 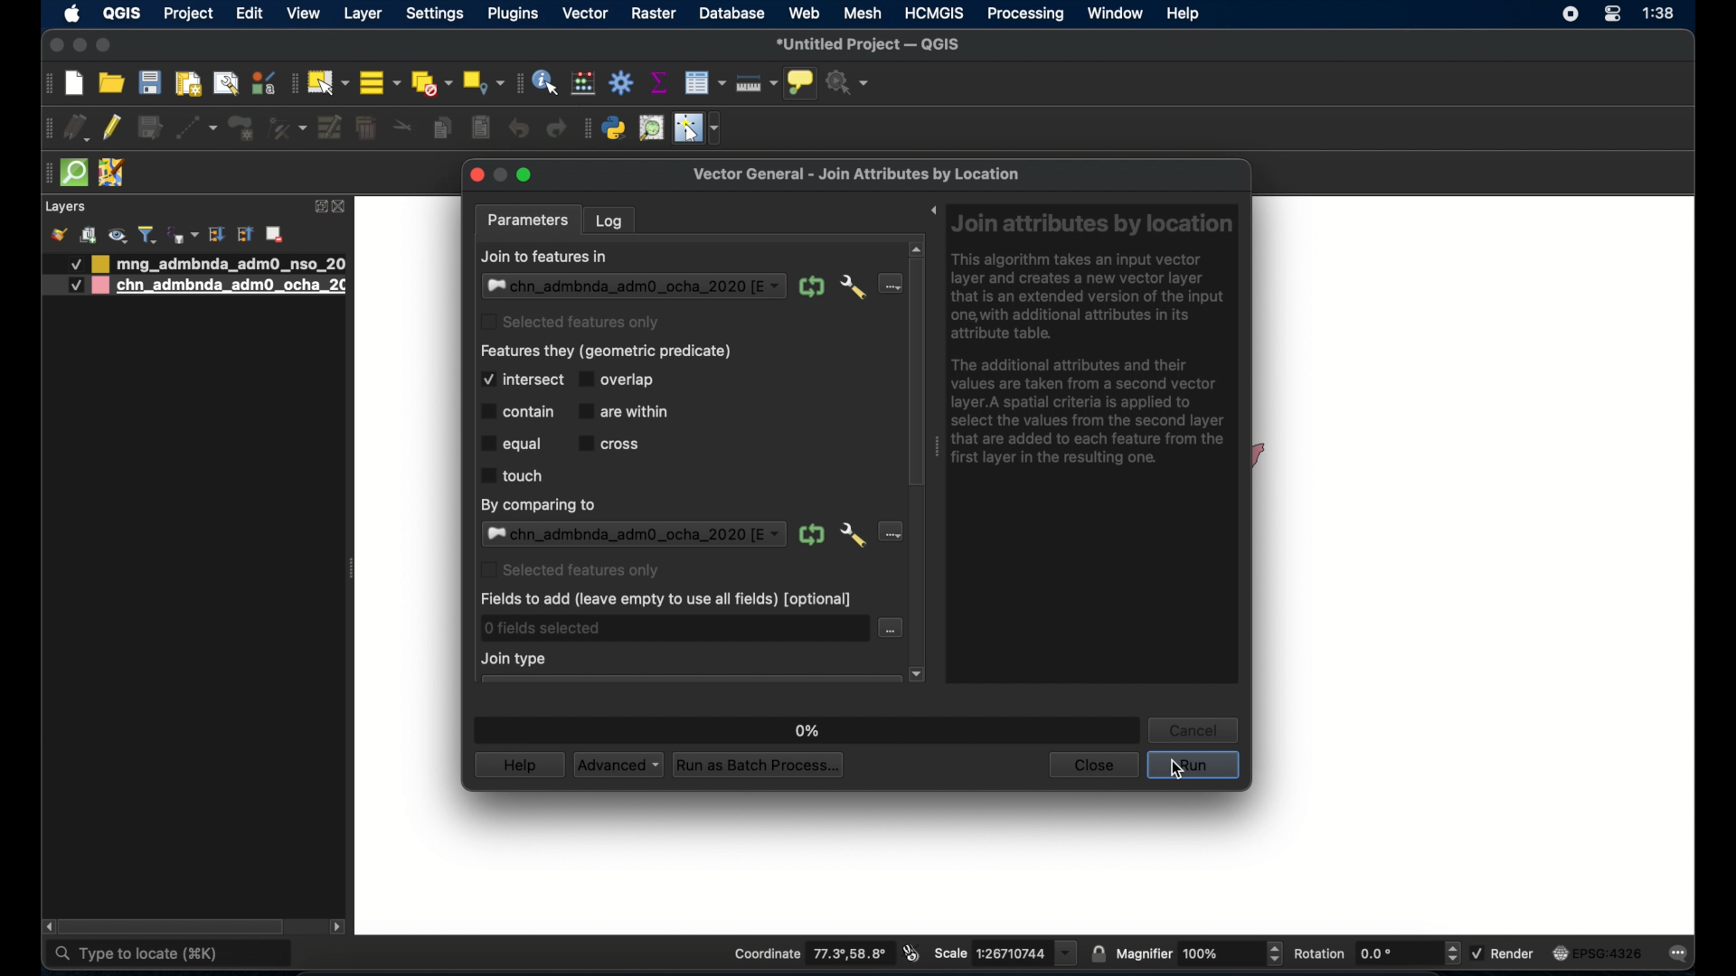 I want to click on expand, so click(x=317, y=206).